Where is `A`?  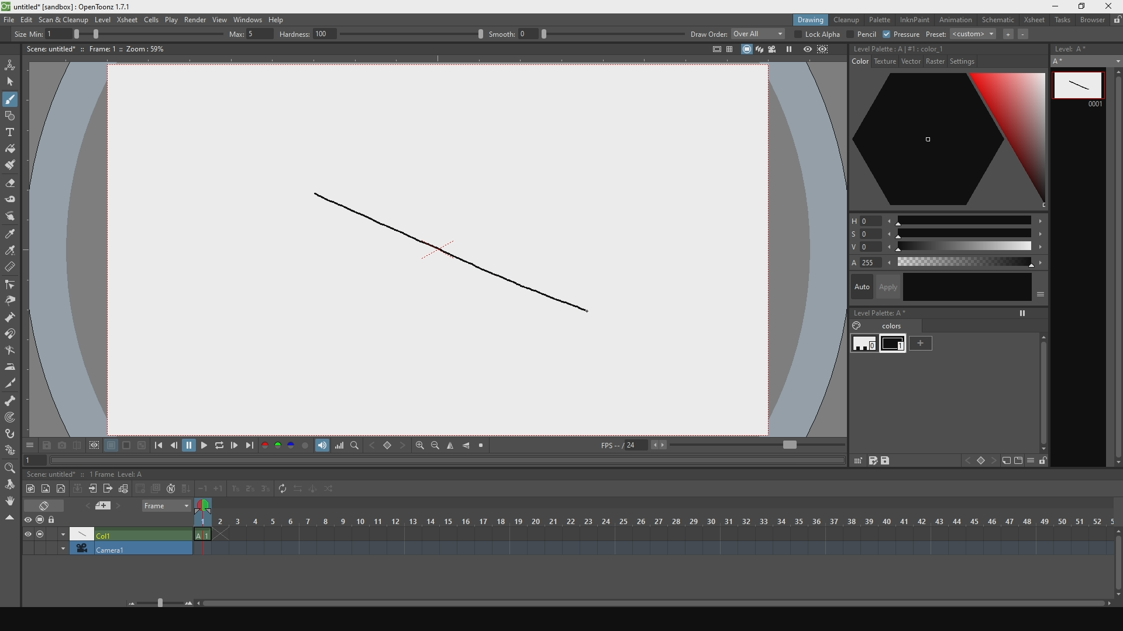
A is located at coordinates (1086, 61).